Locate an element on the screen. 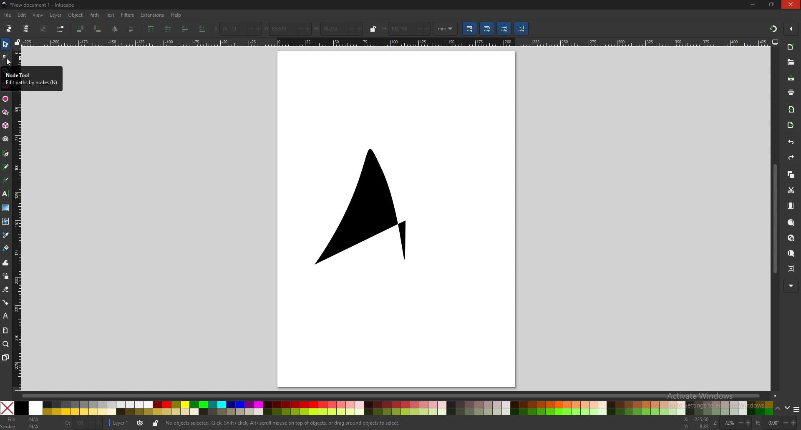  fill is located at coordinates (21, 419).